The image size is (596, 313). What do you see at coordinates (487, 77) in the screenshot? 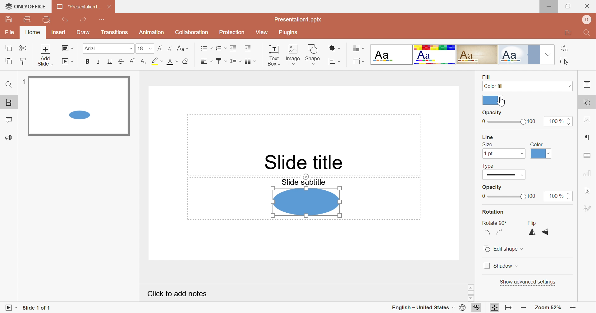
I see `Fill` at bounding box center [487, 77].